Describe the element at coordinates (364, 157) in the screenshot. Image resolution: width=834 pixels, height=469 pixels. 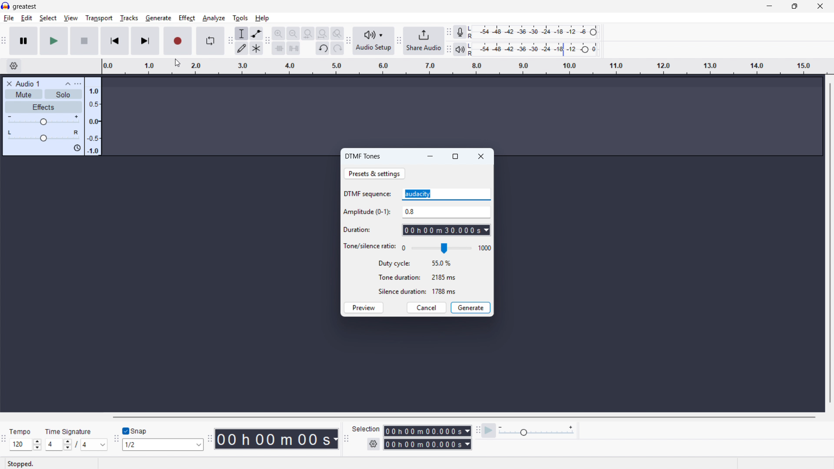
I see `DTMF tones ` at that location.